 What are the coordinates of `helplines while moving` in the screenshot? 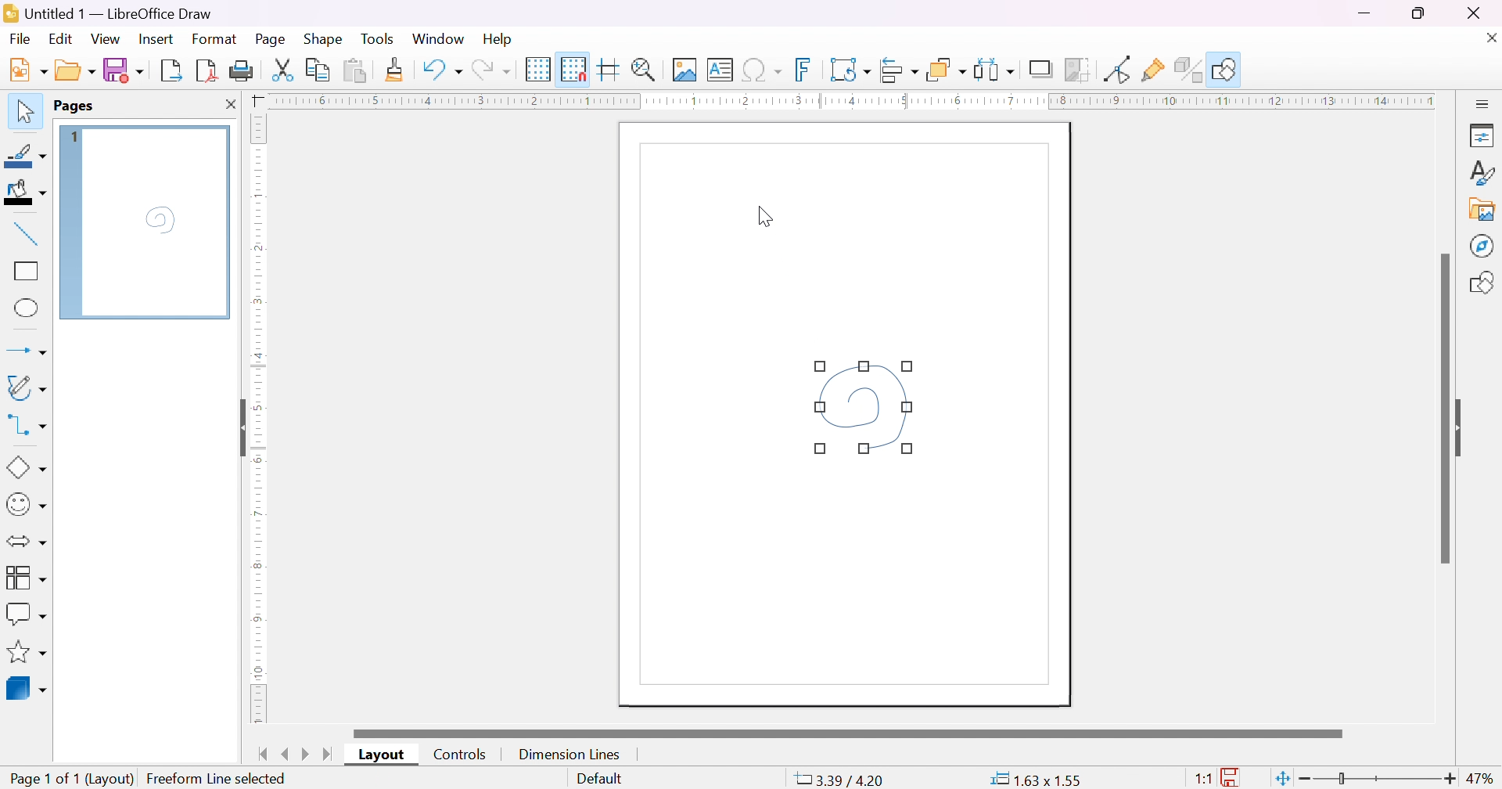 It's located at (606, 69).